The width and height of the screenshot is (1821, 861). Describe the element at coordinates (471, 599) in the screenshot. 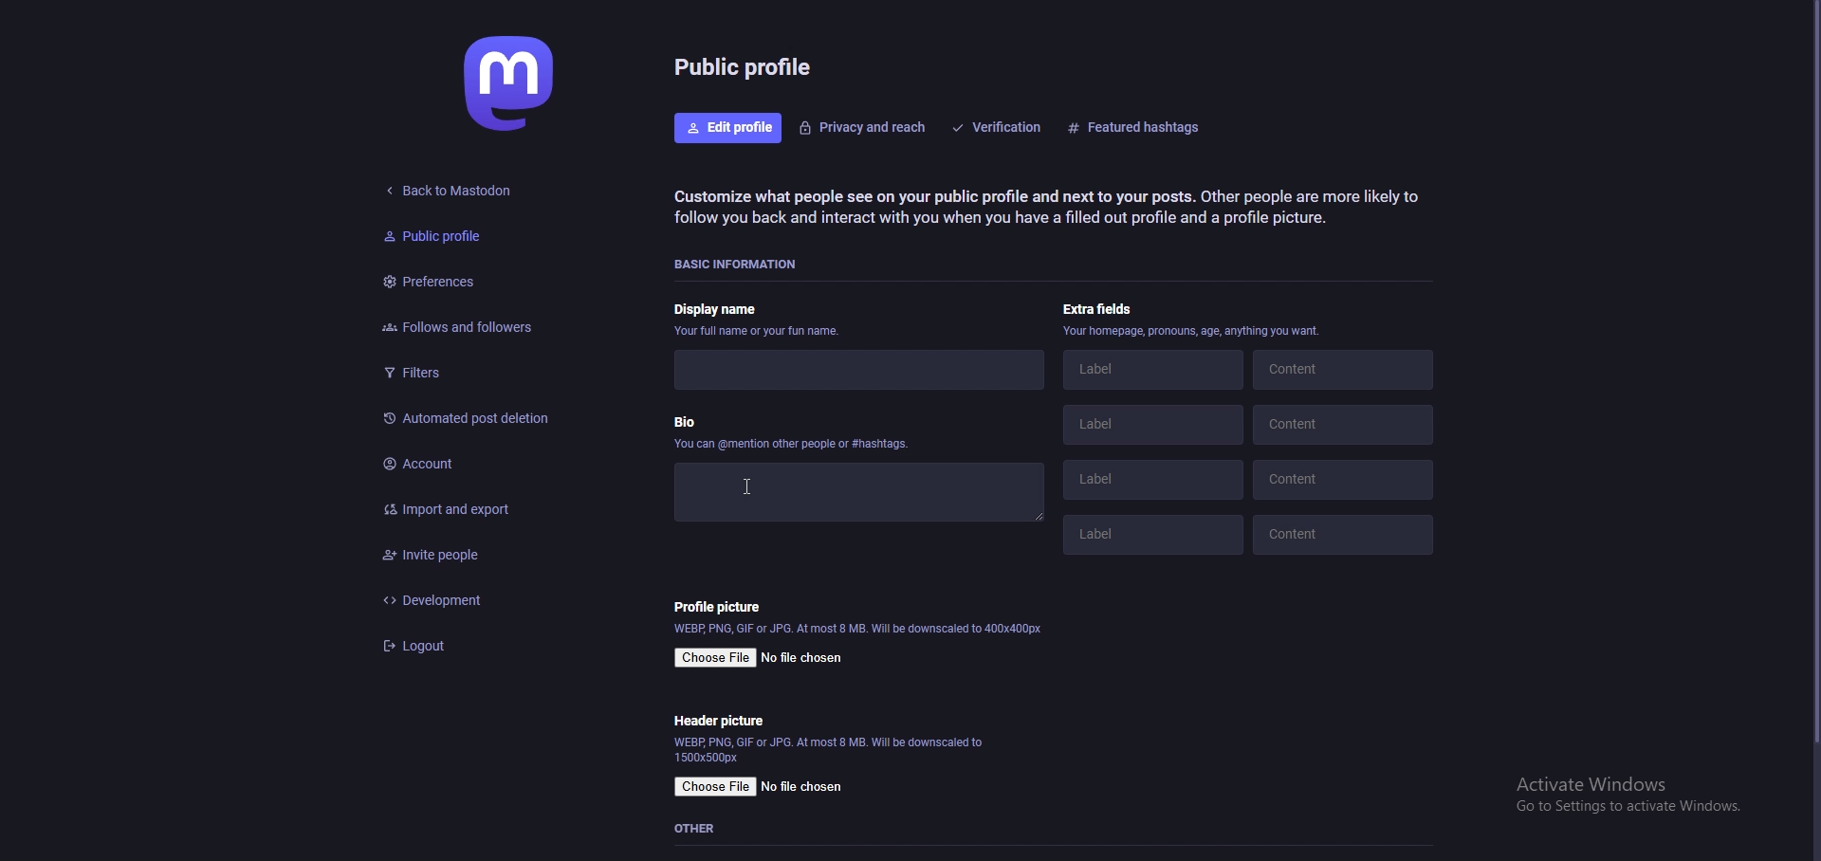

I see `development` at that location.